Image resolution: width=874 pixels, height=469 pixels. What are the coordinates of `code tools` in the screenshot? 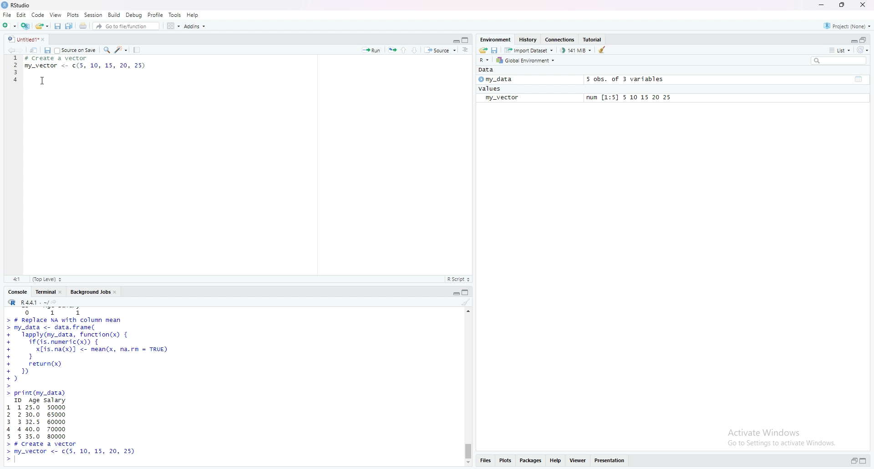 It's located at (122, 50).